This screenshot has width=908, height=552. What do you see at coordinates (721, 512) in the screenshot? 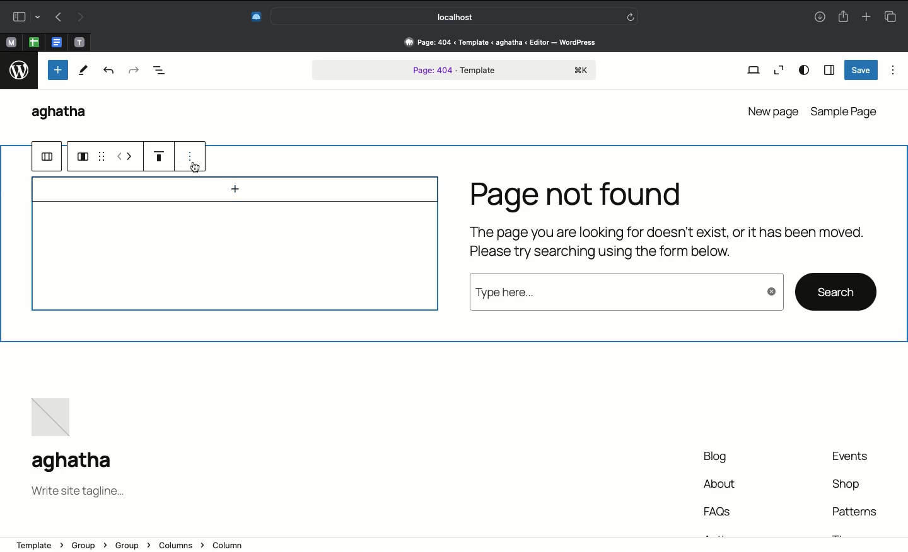
I see `FAQs` at bounding box center [721, 512].